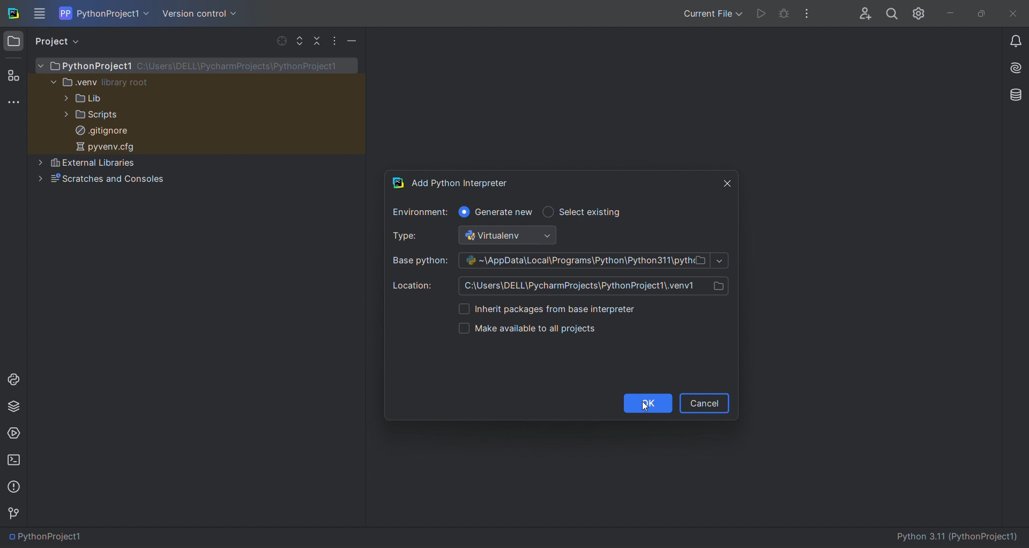  What do you see at coordinates (589, 308) in the screenshot?
I see `option` at bounding box center [589, 308].